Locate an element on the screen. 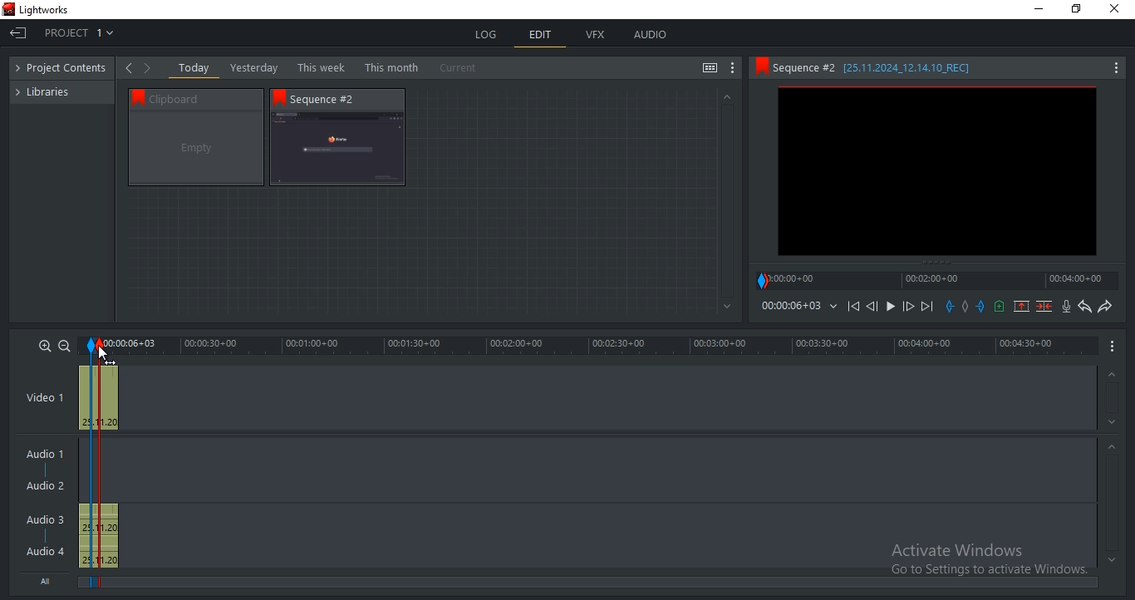  Sequence #2 is located at coordinates (332, 99).